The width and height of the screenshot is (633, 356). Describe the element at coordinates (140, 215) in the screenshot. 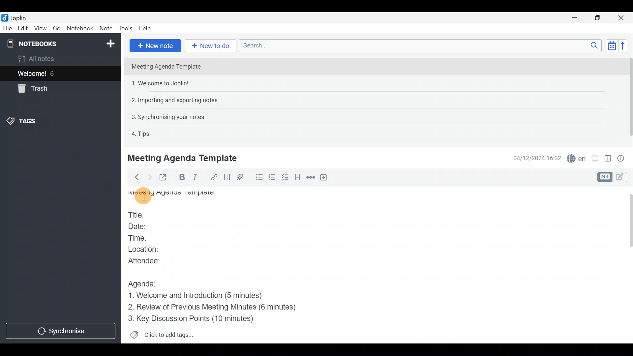

I see `Title:` at that location.